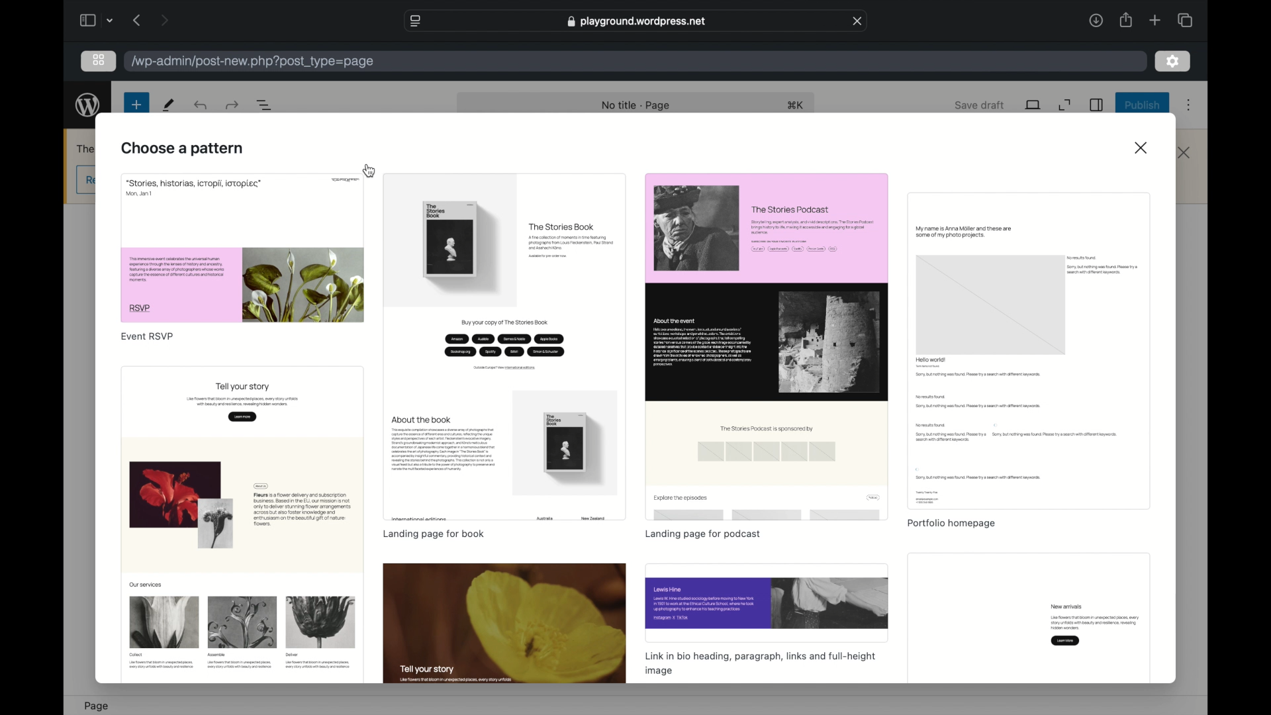 The width and height of the screenshot is (1271, 715). I want to click on choose a pattern, so click(182, 149).